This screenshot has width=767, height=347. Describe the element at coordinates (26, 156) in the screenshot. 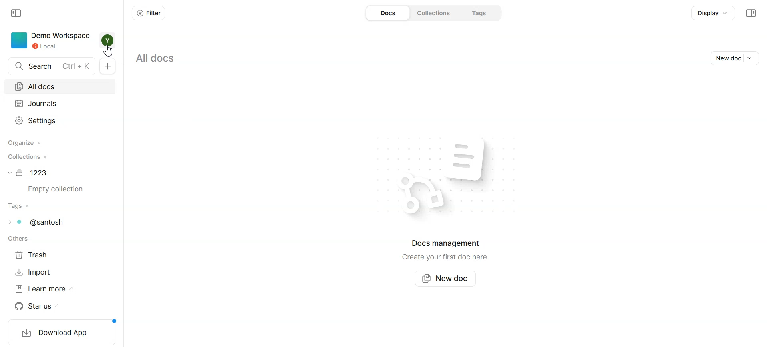

I see `Collections` at that location.